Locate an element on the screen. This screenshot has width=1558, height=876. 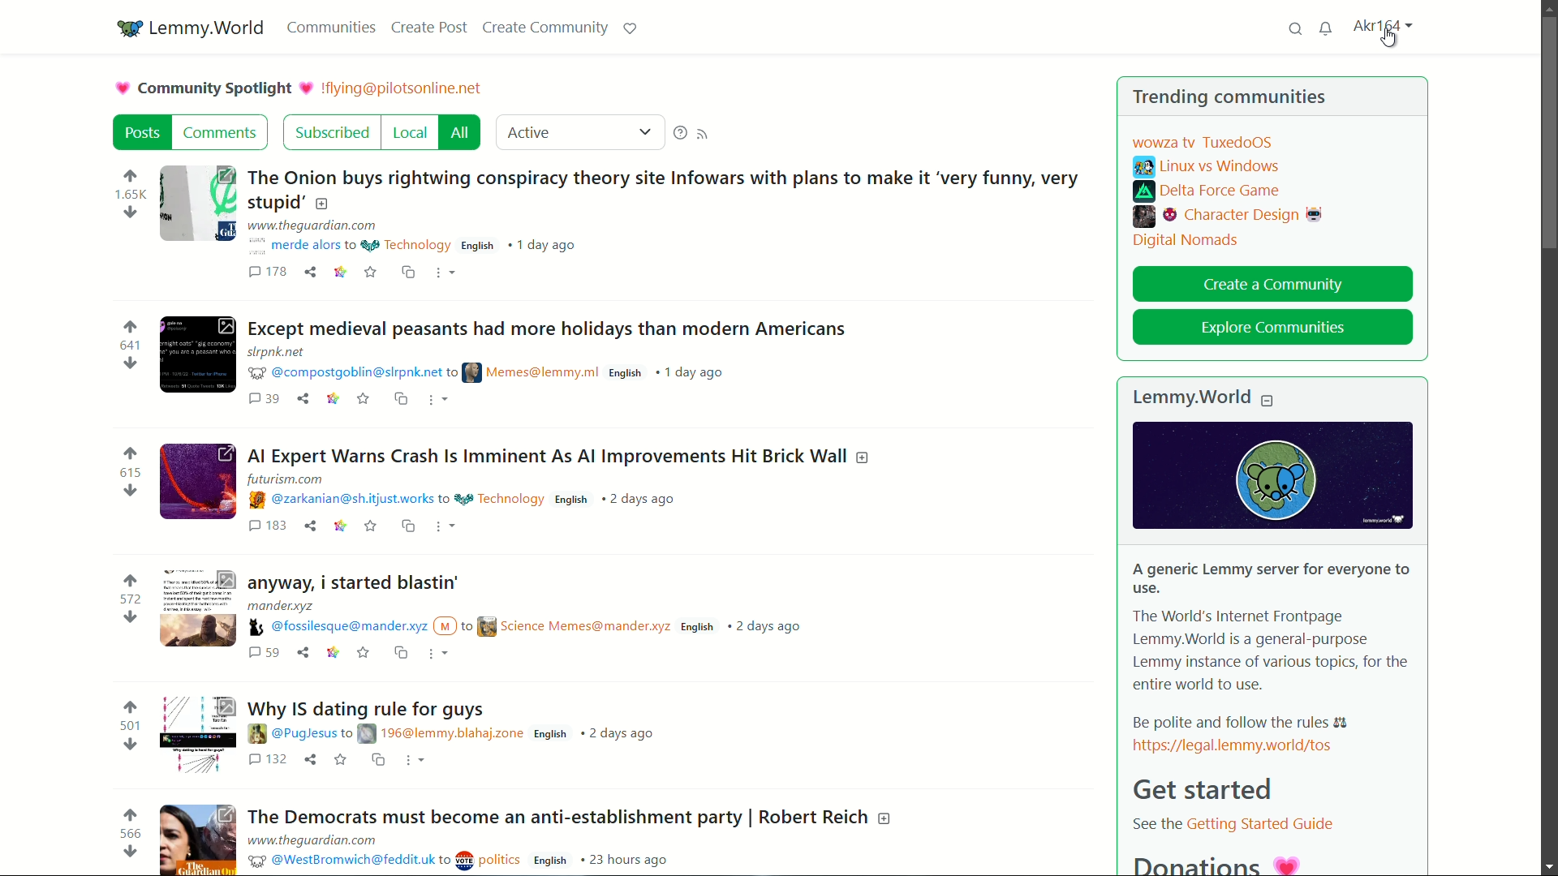
cross share is located at coordinates (405, 271).